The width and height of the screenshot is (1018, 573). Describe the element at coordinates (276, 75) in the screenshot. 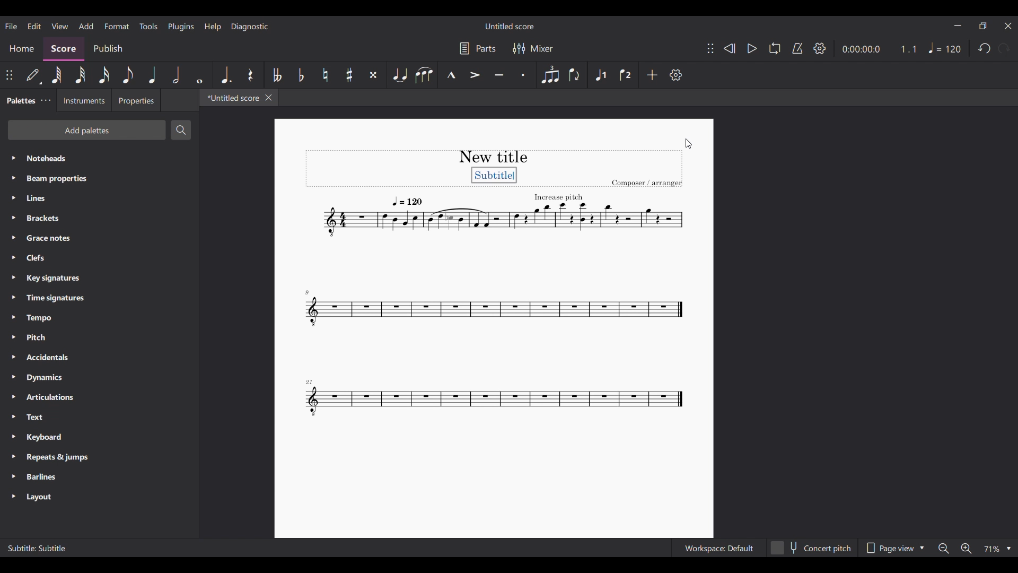

I see `Toggle double flat` at that location.